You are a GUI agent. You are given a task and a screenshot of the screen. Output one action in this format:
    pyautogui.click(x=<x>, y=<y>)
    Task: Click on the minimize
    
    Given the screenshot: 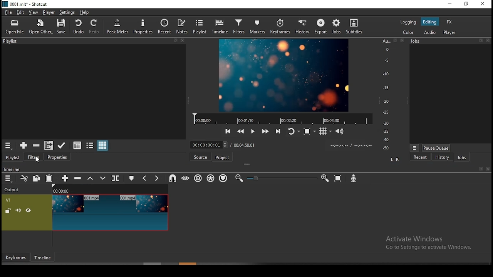 What is the action you would take?
    pyautogui.click(x=451, y=4)
    